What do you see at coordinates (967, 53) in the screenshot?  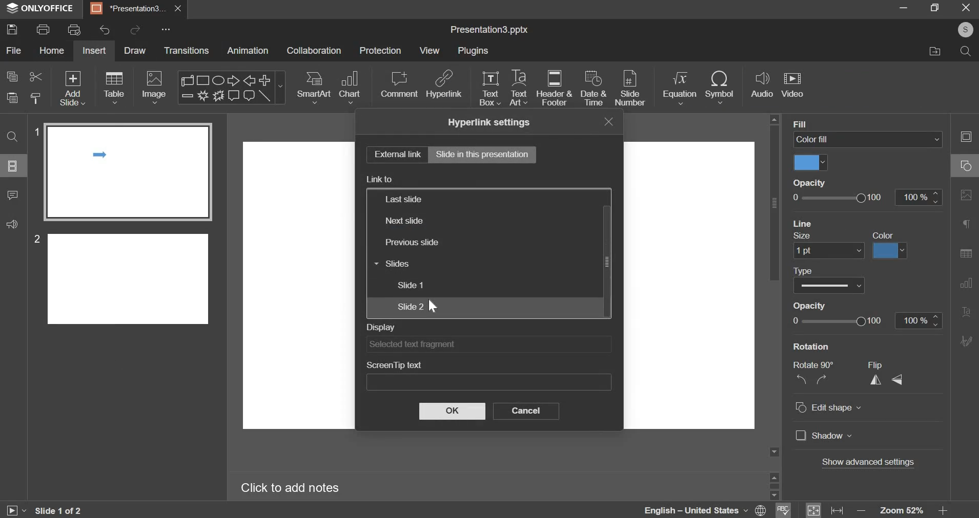 I see `search` at bounding box center [967, 53].